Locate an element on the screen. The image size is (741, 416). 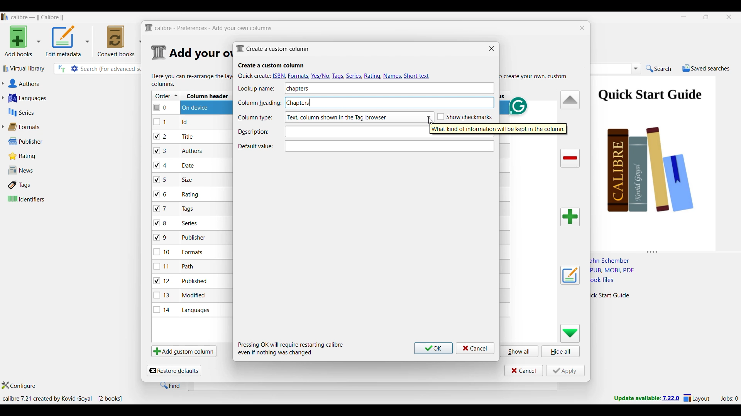
Change height of columns attached to this panel is located at coordinates (665, 250).